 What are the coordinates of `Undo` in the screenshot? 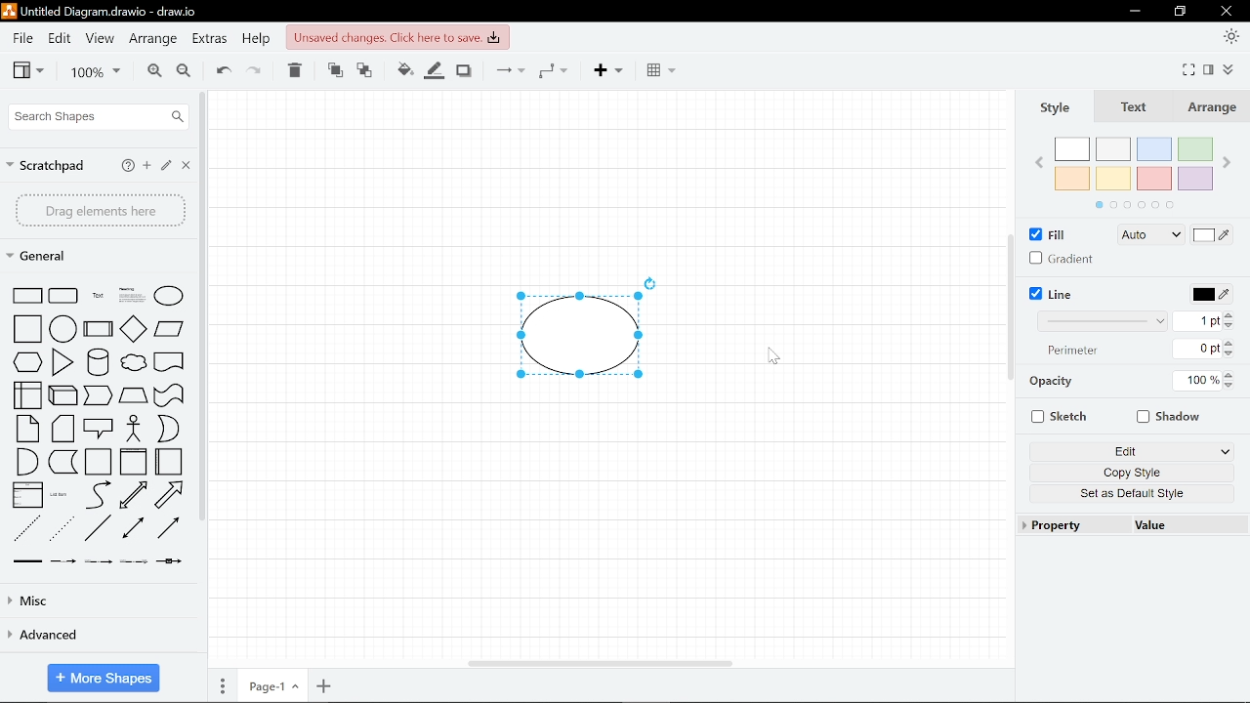 It's located at (221, 71).